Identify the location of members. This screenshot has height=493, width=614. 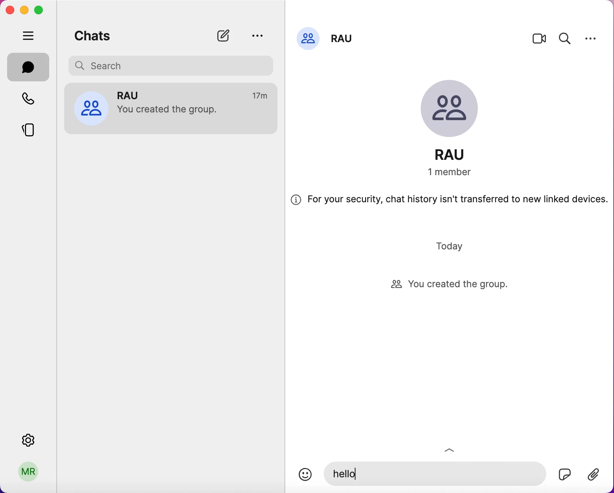
(458, 173).